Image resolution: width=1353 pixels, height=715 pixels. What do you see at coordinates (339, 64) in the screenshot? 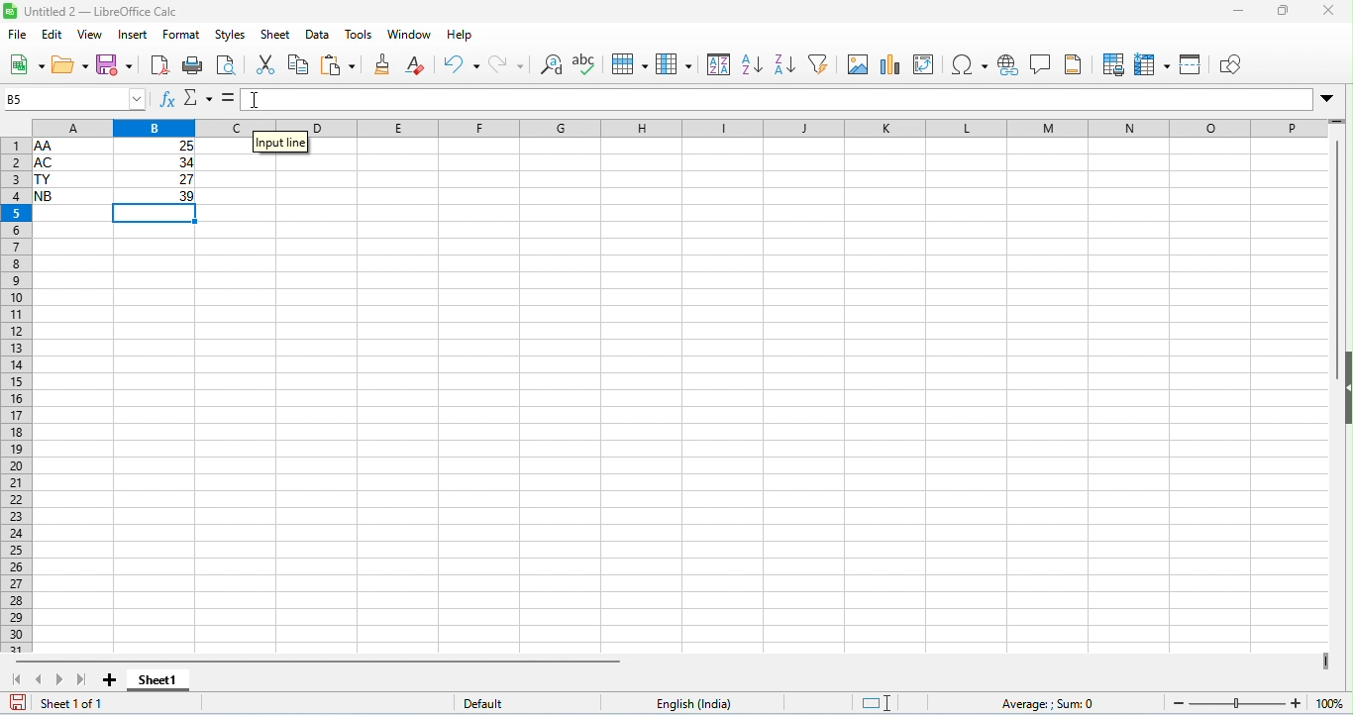
I see `paste` at bounding box center [339, 64].